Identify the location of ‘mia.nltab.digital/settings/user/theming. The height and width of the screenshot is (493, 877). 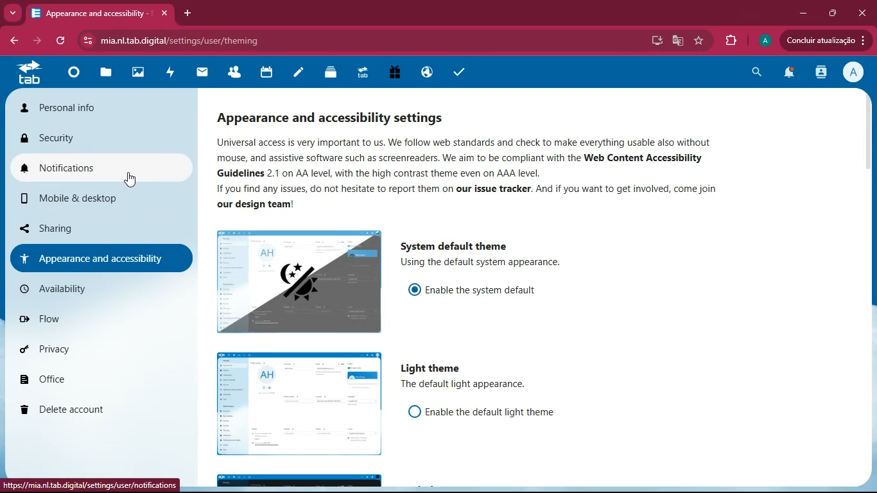
(182, 41).